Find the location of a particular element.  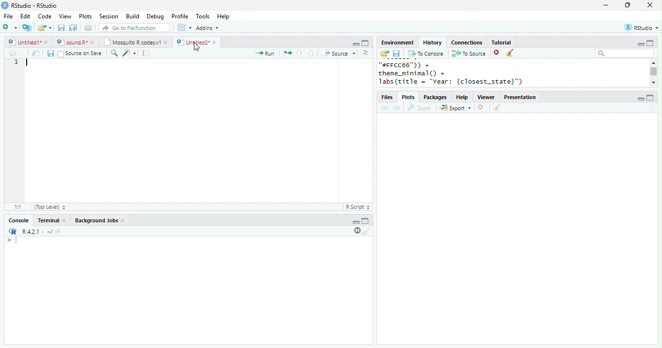

close file is located at coordinates (498, 53).